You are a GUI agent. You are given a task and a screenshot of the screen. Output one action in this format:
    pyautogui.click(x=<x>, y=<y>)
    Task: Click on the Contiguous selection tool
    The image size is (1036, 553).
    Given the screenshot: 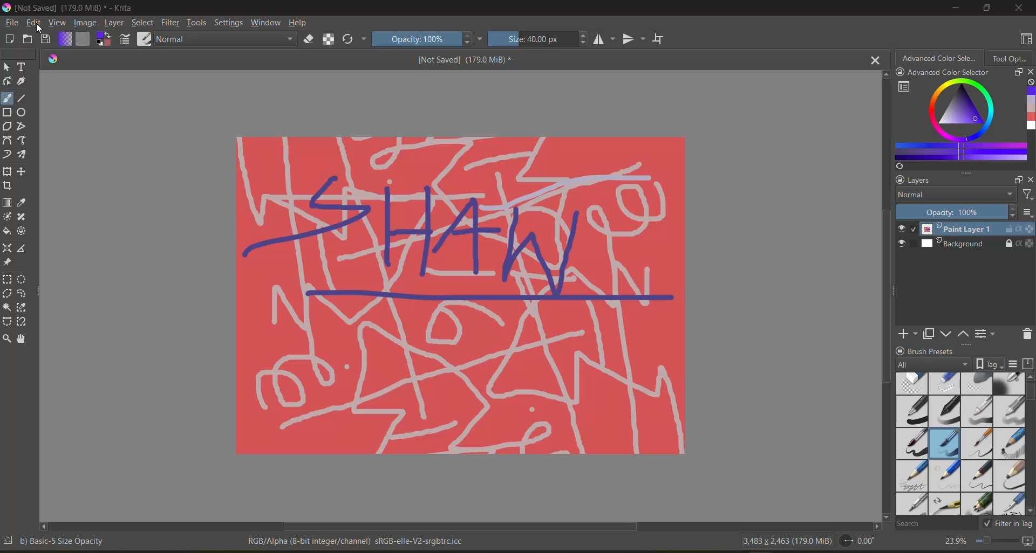 What is the action you would take?
    pyautogui.click(x=7, y=307)
    